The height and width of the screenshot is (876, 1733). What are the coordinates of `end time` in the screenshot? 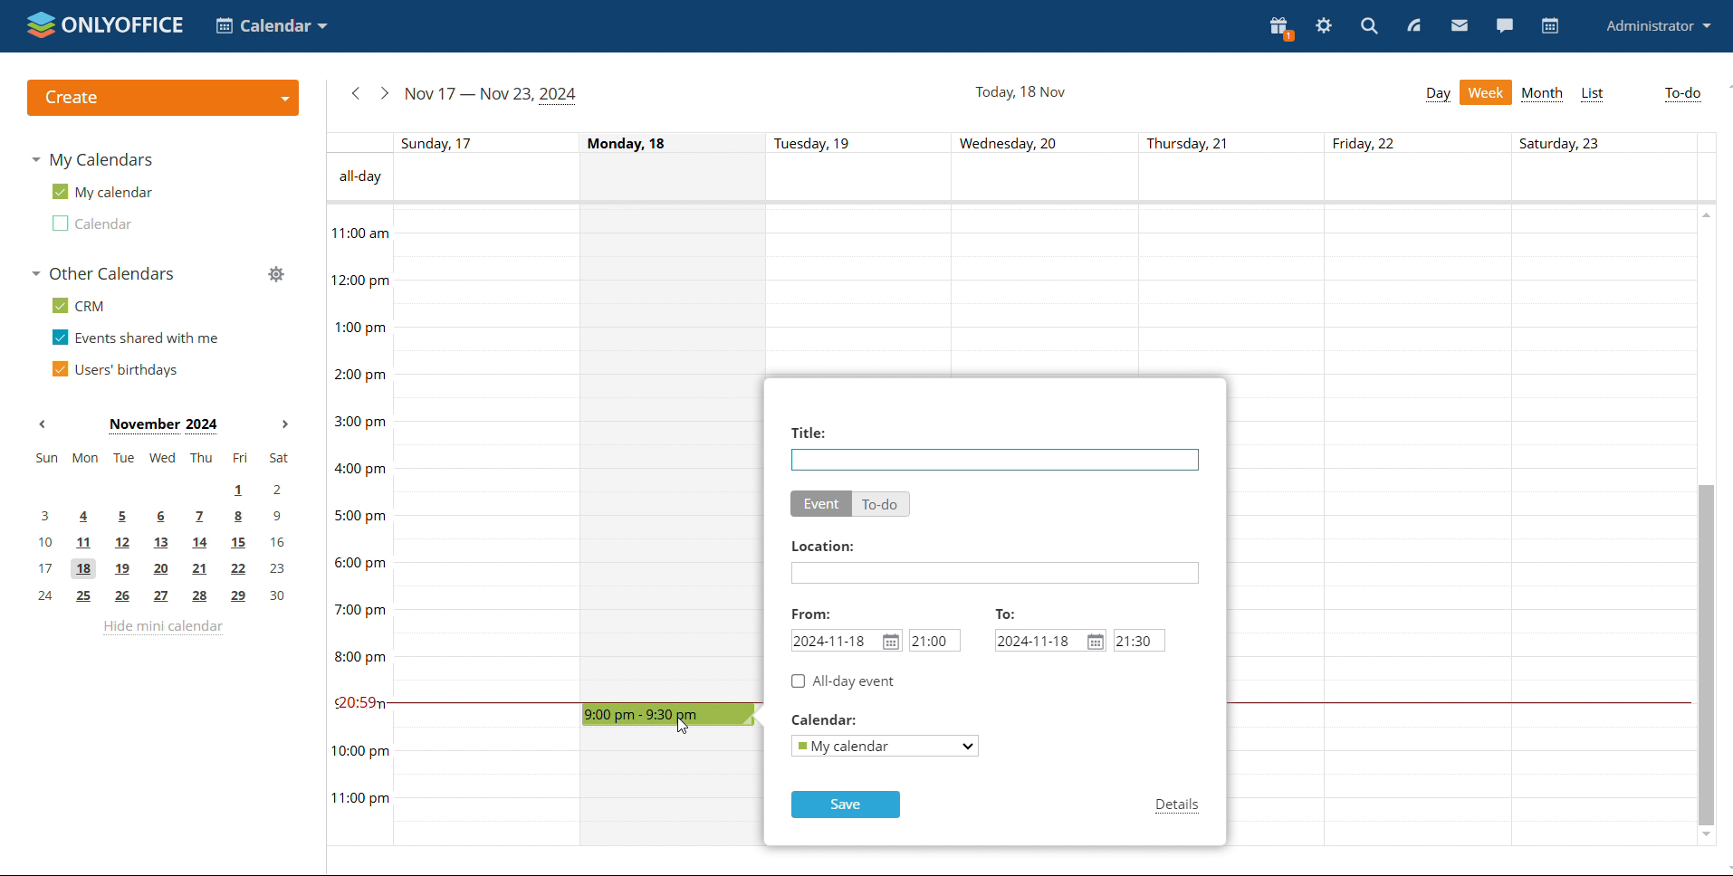 It's located at (1139, 641).